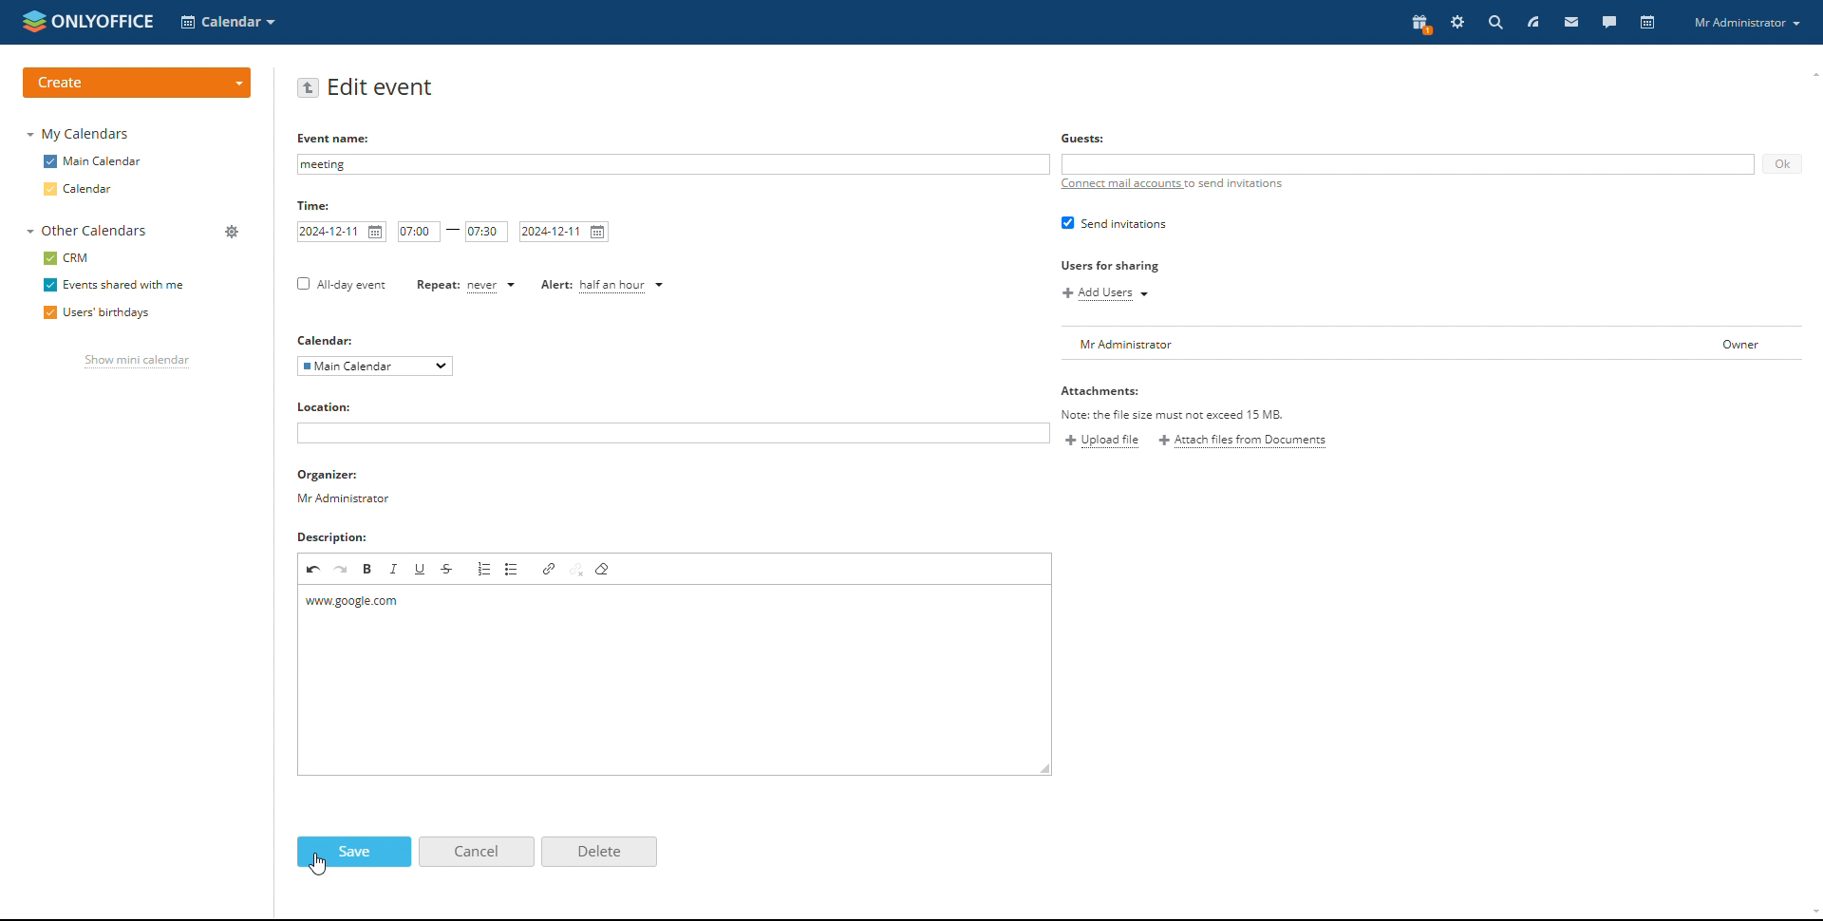 This screenshot has width=1823, height=921. What do you see at coordinates (550, 568) in the screenshot?
I see `link` at bounding box center [550, 568].